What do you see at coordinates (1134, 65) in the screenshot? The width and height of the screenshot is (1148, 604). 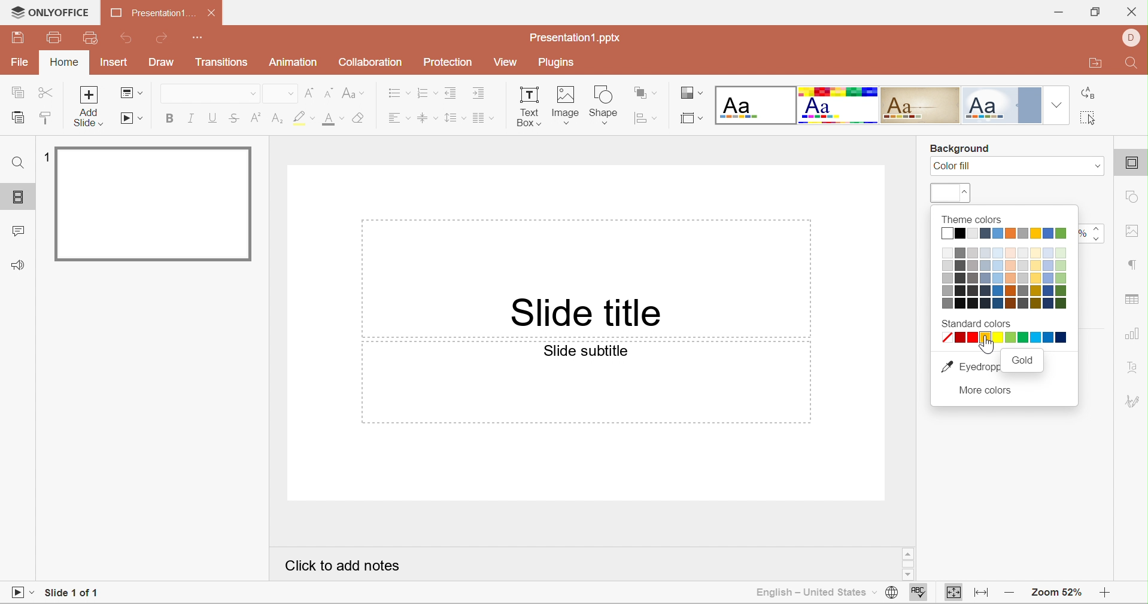 I see `Find` at bounding box center [1134, 65].